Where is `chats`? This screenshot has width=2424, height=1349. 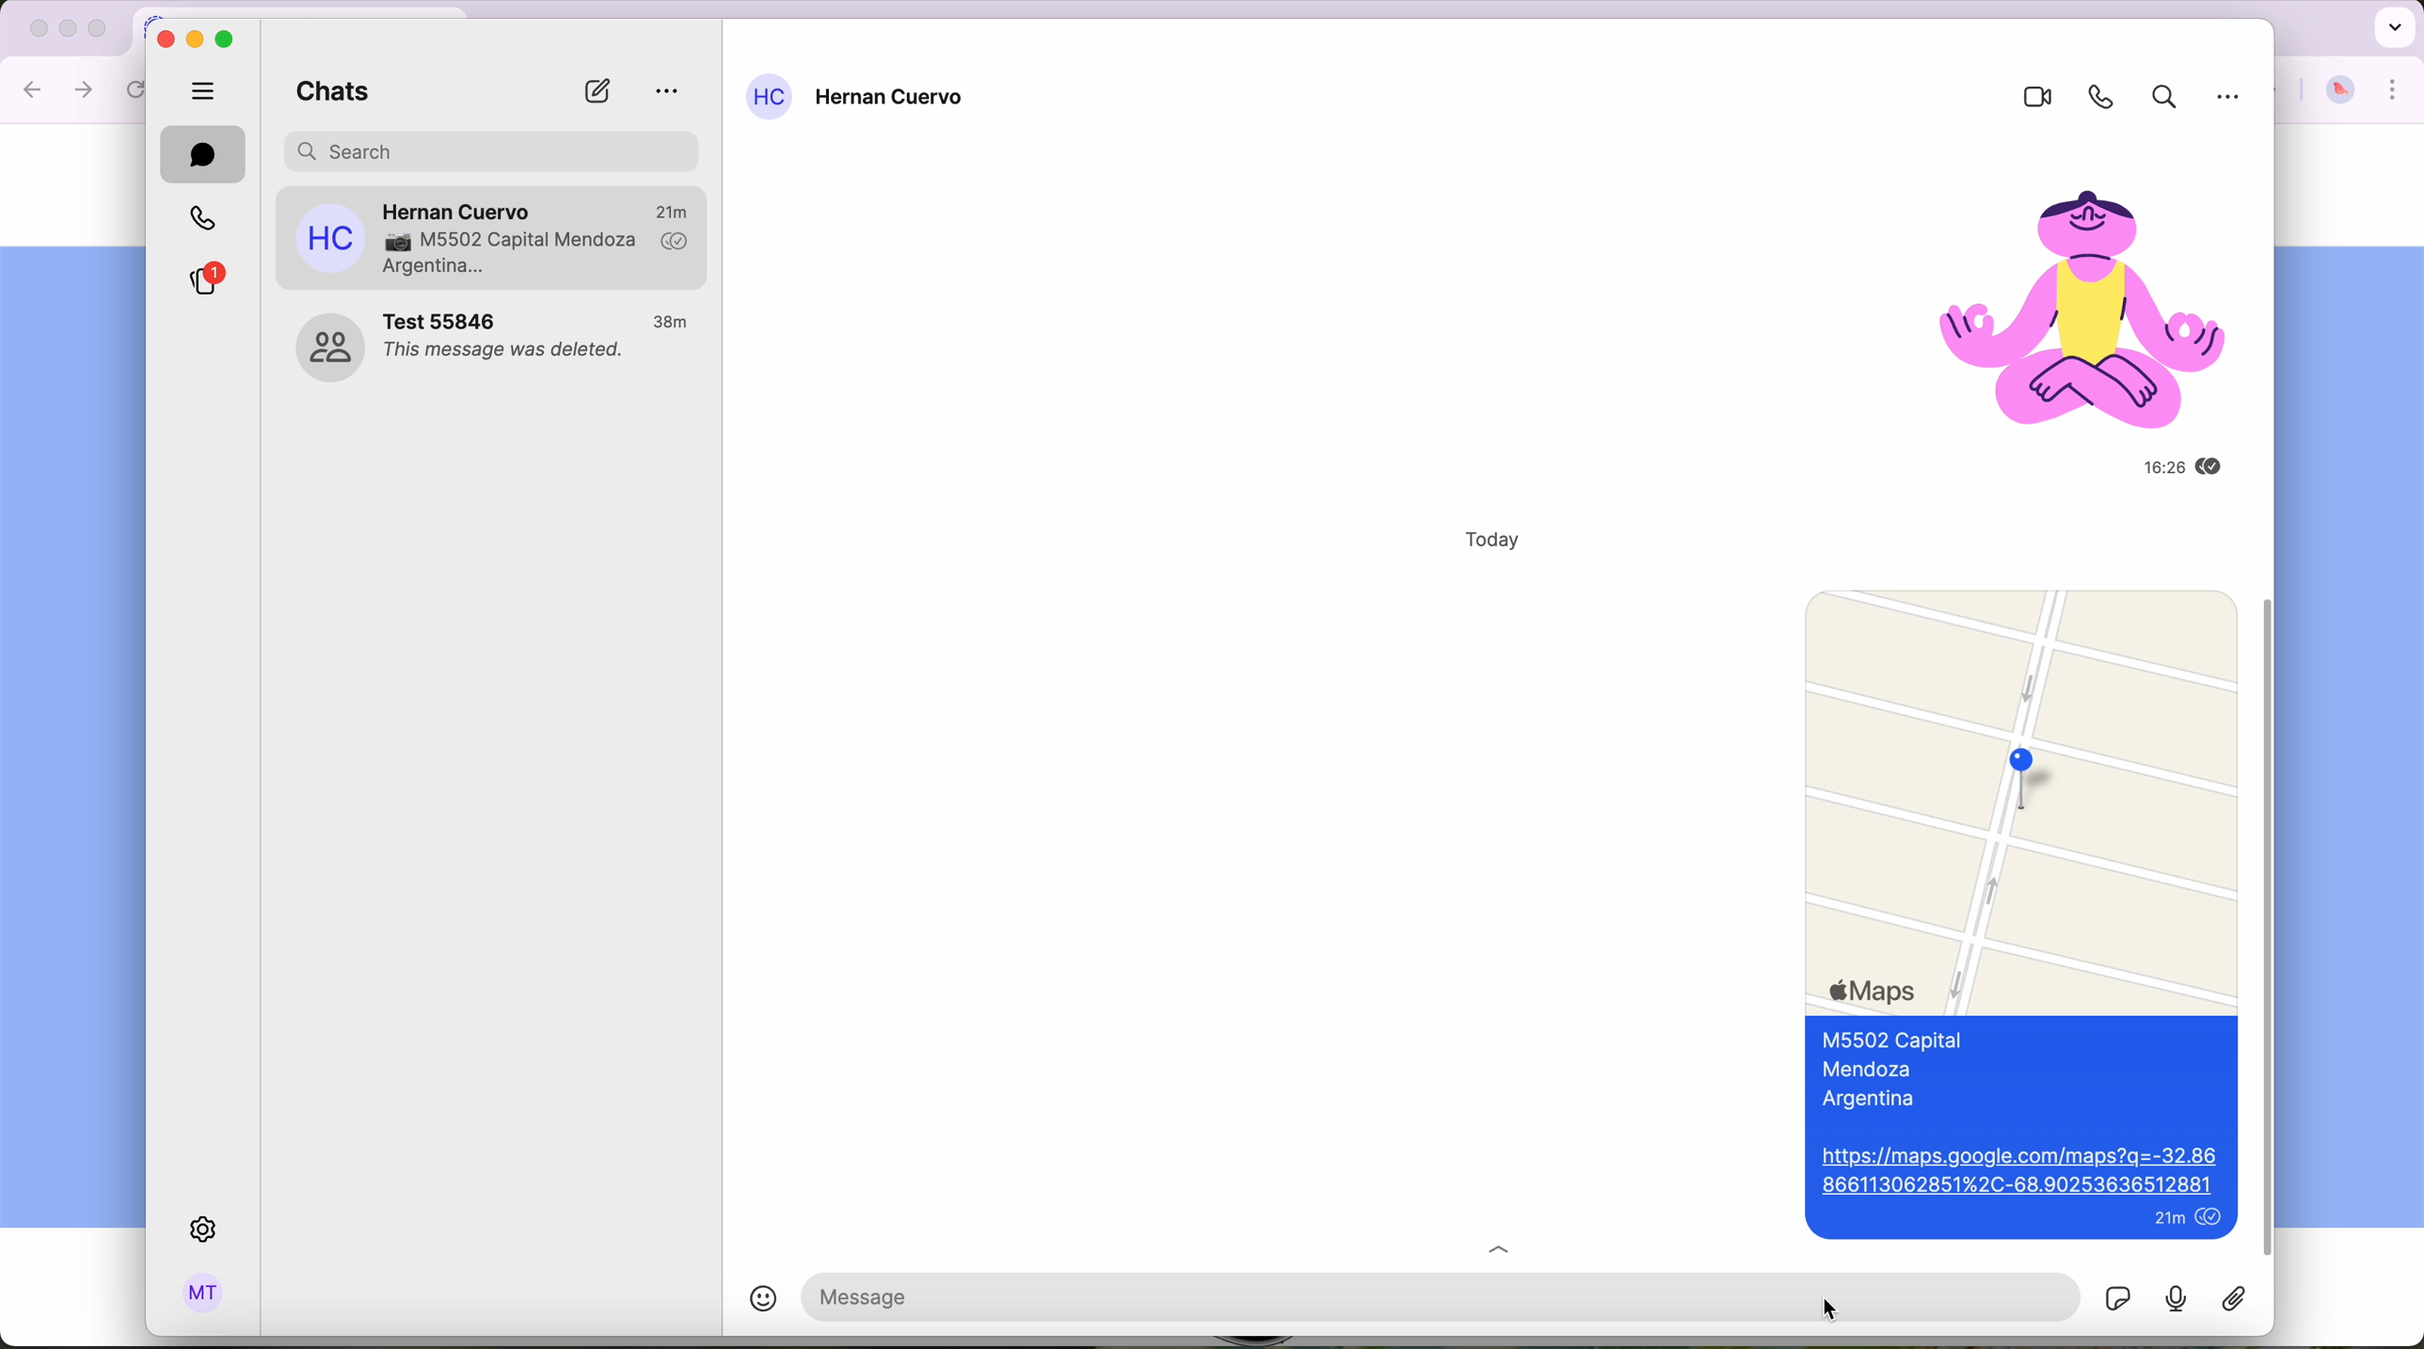
chats is located at coordinates (203, 154).